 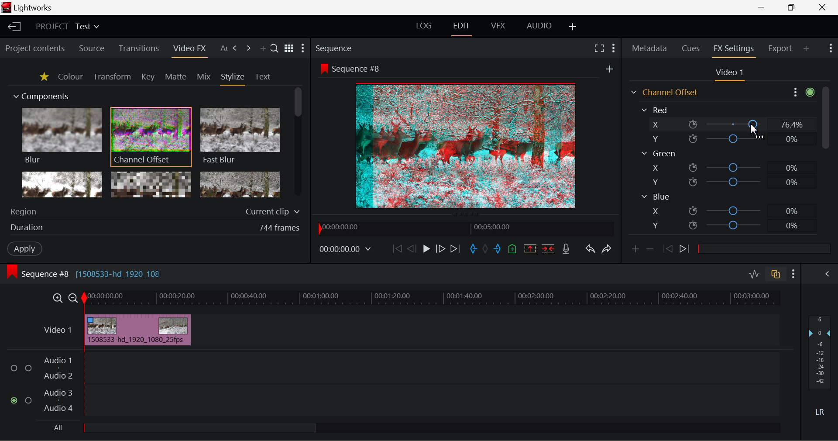 What do you see at coordinates (635, 252) in the screenshot?
I see `Add keyframe` at bounding box center [635, 252].